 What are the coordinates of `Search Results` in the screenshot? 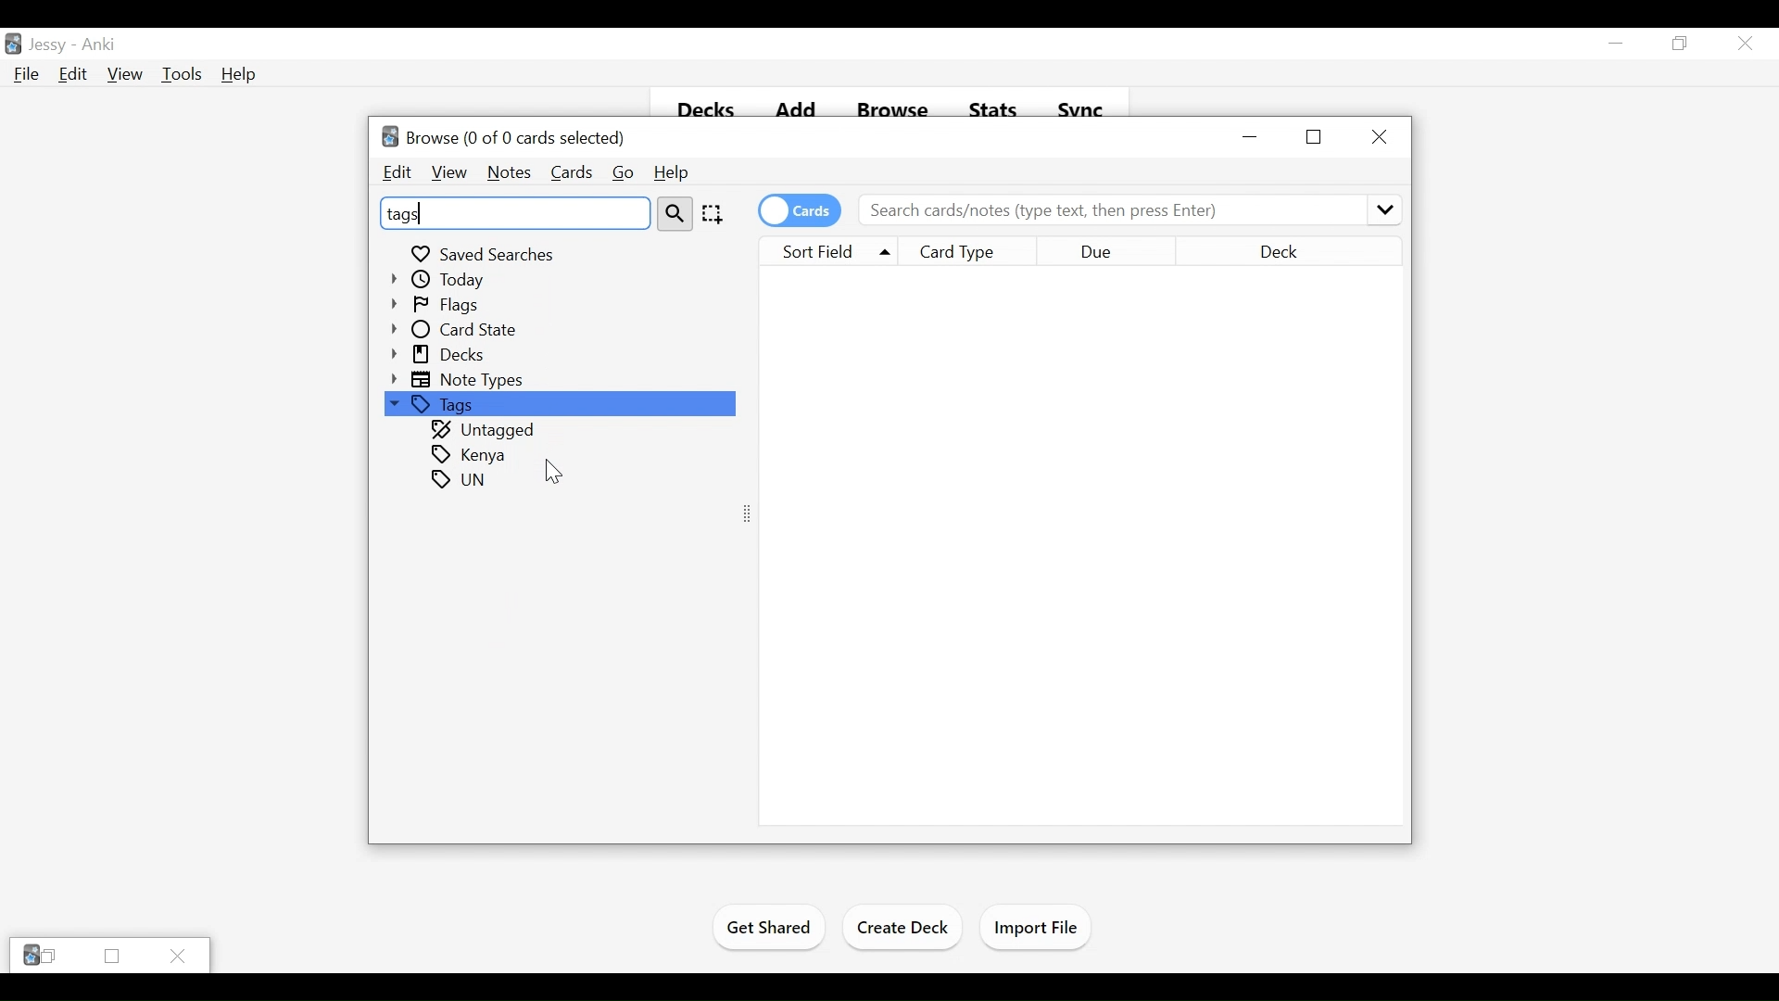 It's located at (1080, 546).